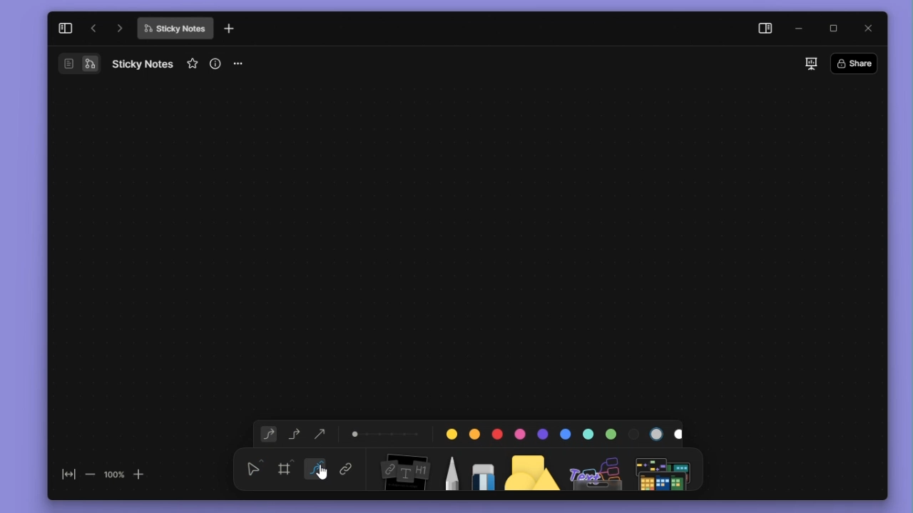 The width and height of the screenshot is (913, 513). Describe the element at coordinates (451, 468) in the screenshot. I see `pen` at that location.